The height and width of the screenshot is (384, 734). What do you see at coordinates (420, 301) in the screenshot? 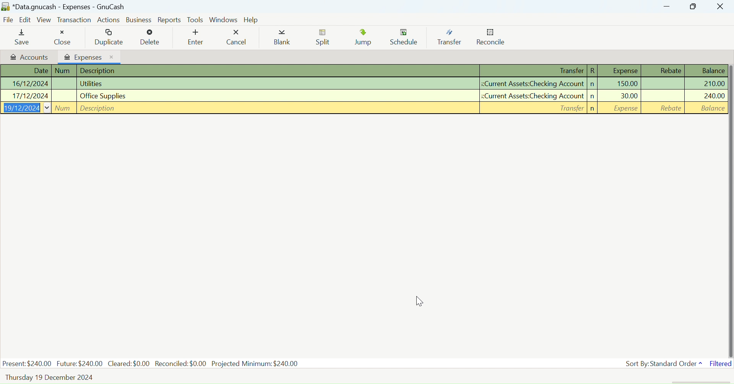
I see `Cursor Position AFTER_LAST_ACTION` at bounding box center [420, 301].